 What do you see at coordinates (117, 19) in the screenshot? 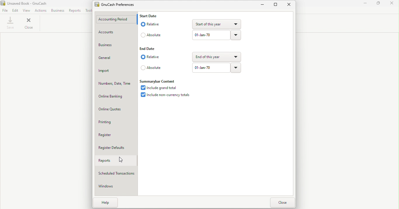
I see `Accounting period` at bounding box center [117, 19].